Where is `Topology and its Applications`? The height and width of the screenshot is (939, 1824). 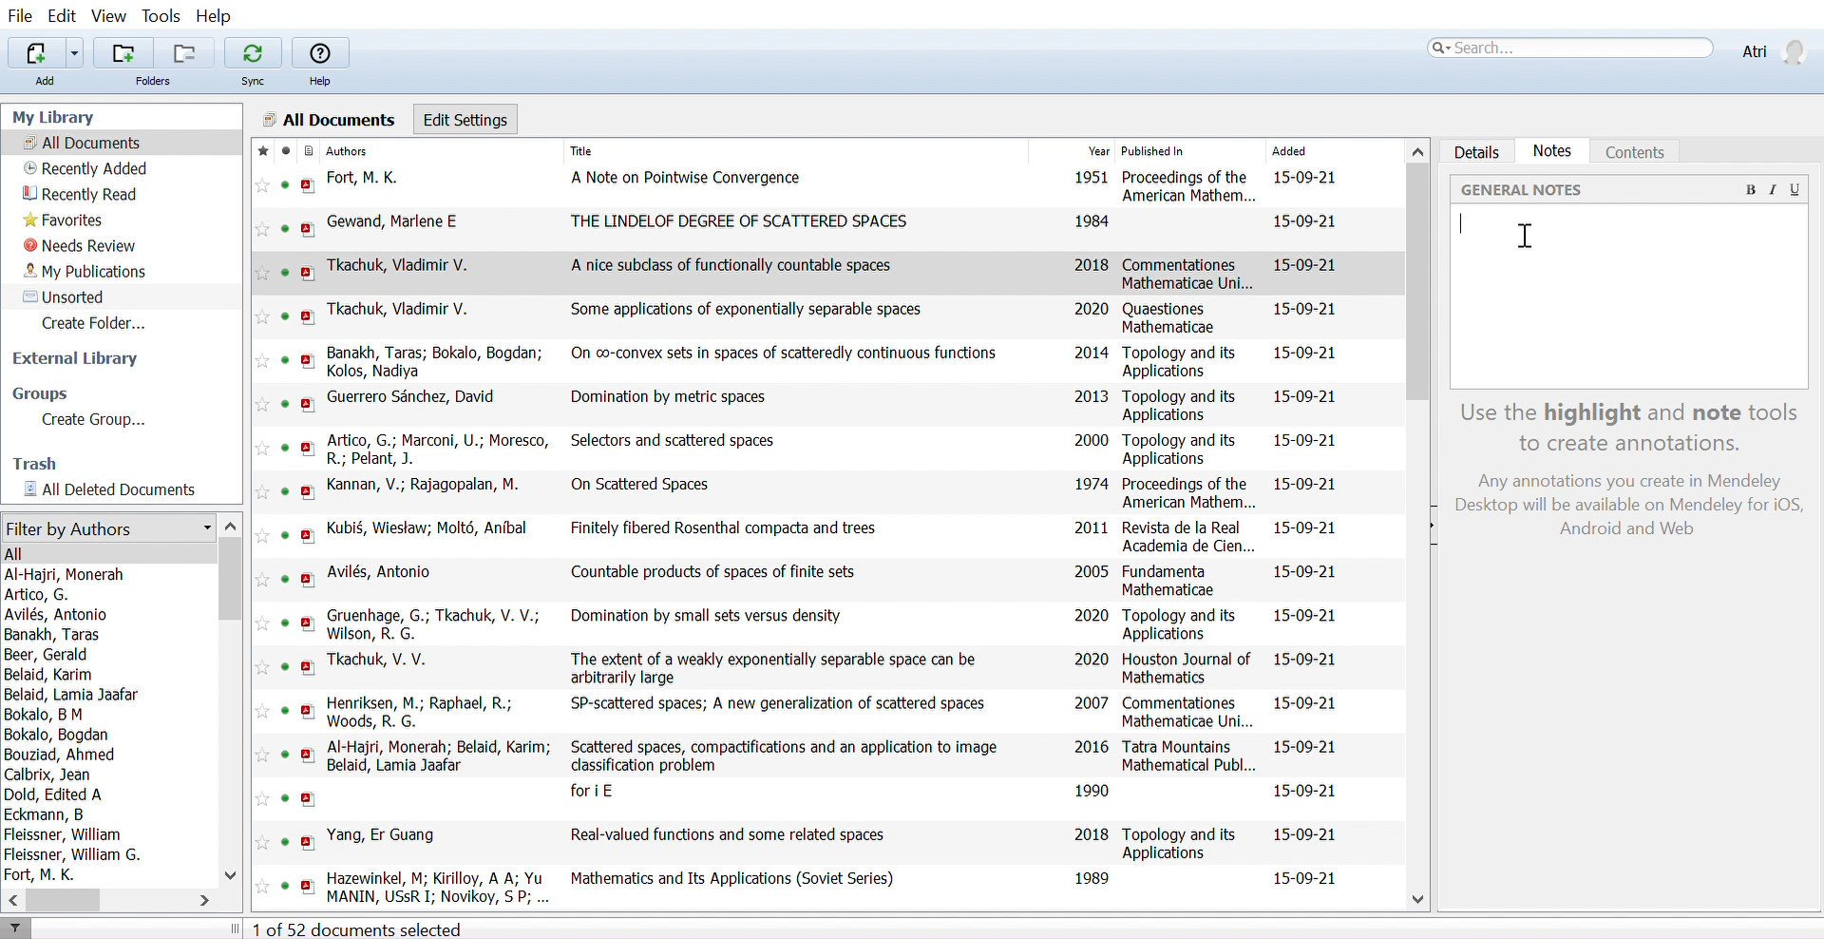
Topology and its Applications is located at coordinates (1182, 449).